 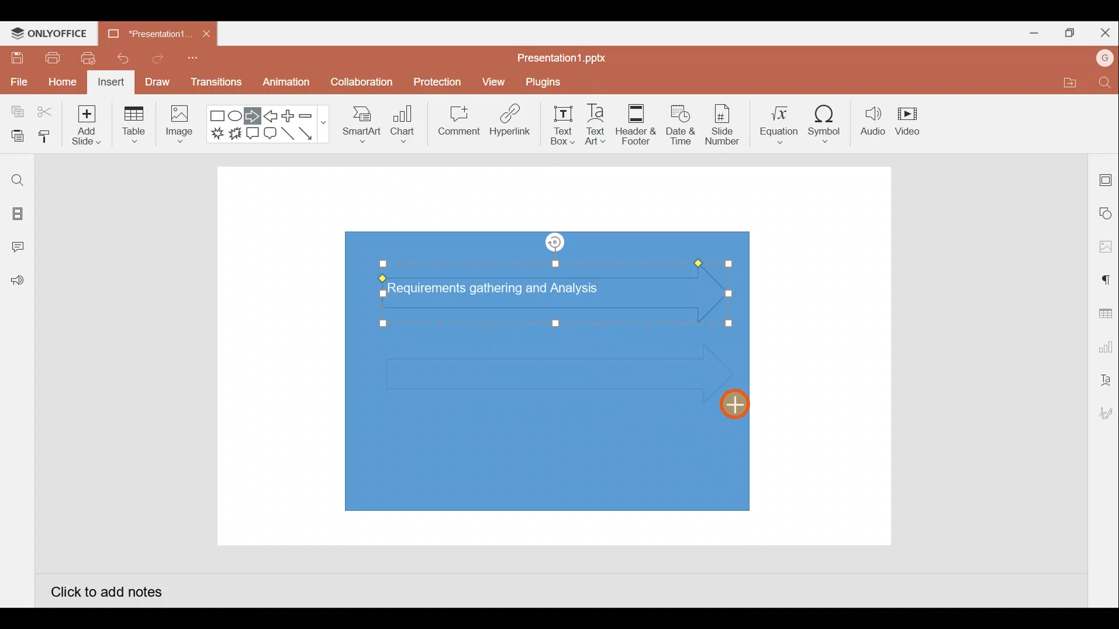 What do you see at coordinates (287, 85) in the screenshot?
I see `Animation` at bounding box center [287, 85].